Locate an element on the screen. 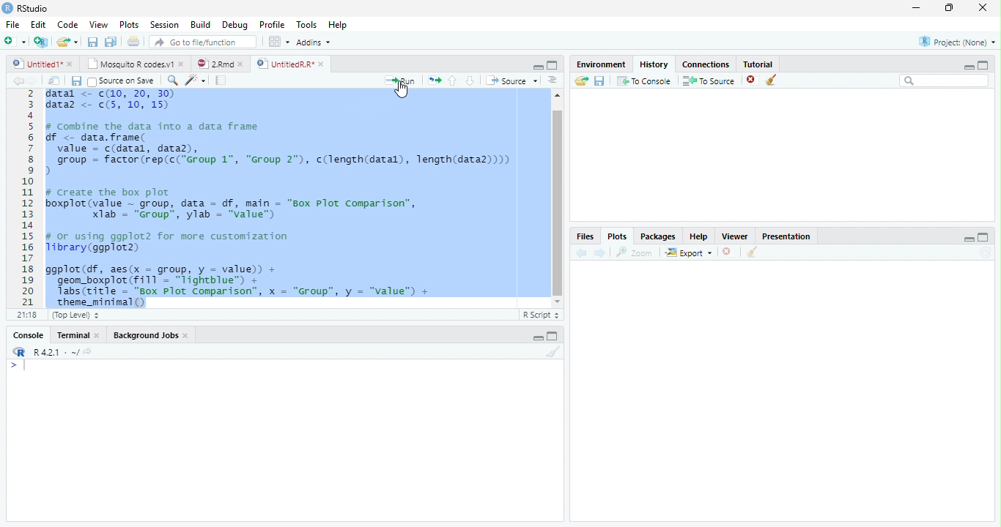  Show document outline is located at coordinates (553, 80).